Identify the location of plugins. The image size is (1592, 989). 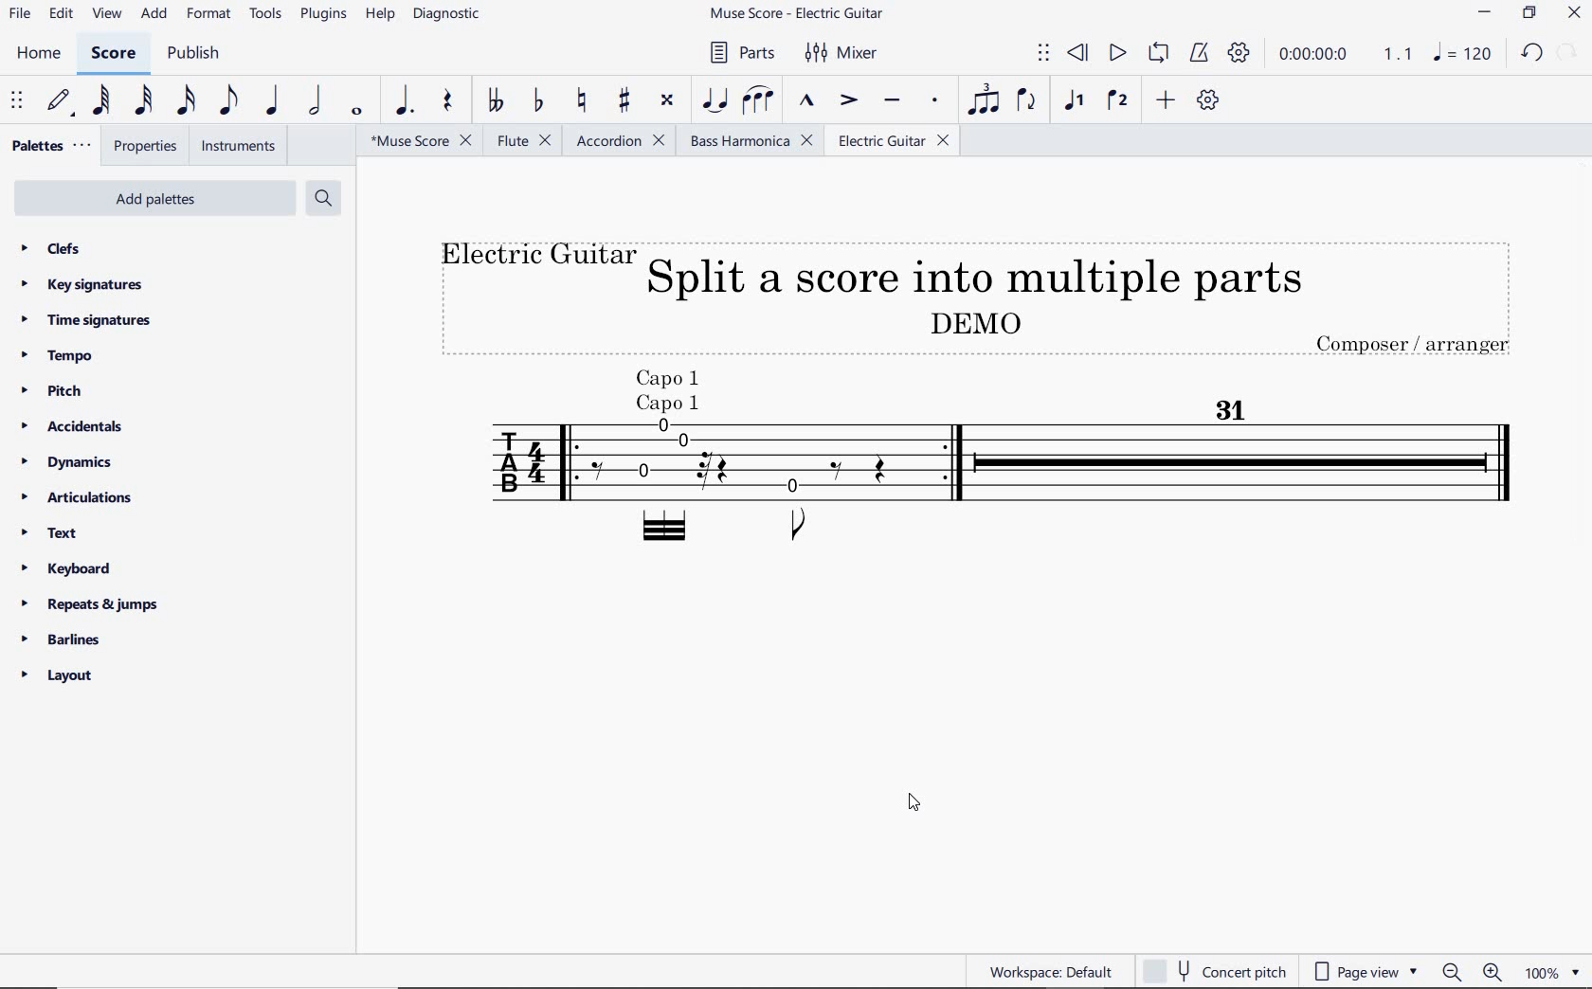
(321, 15).